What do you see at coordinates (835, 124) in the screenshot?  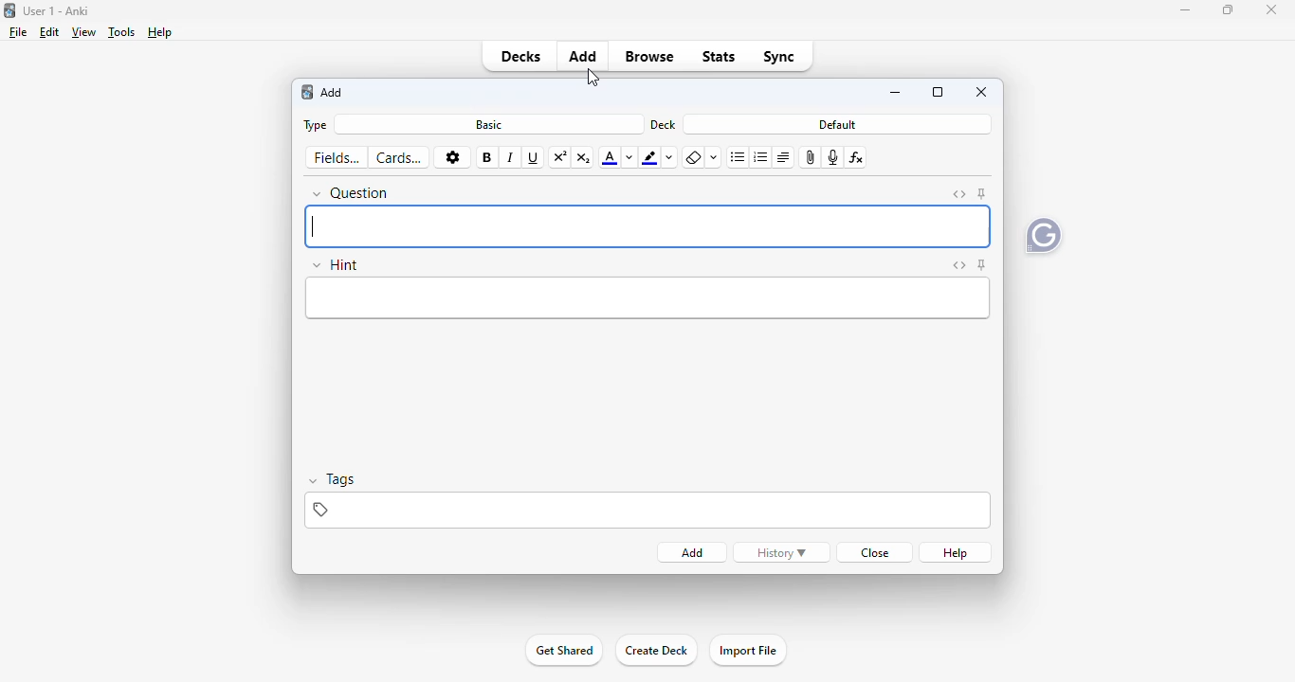 I see `default` at bounding box center [835, 124].